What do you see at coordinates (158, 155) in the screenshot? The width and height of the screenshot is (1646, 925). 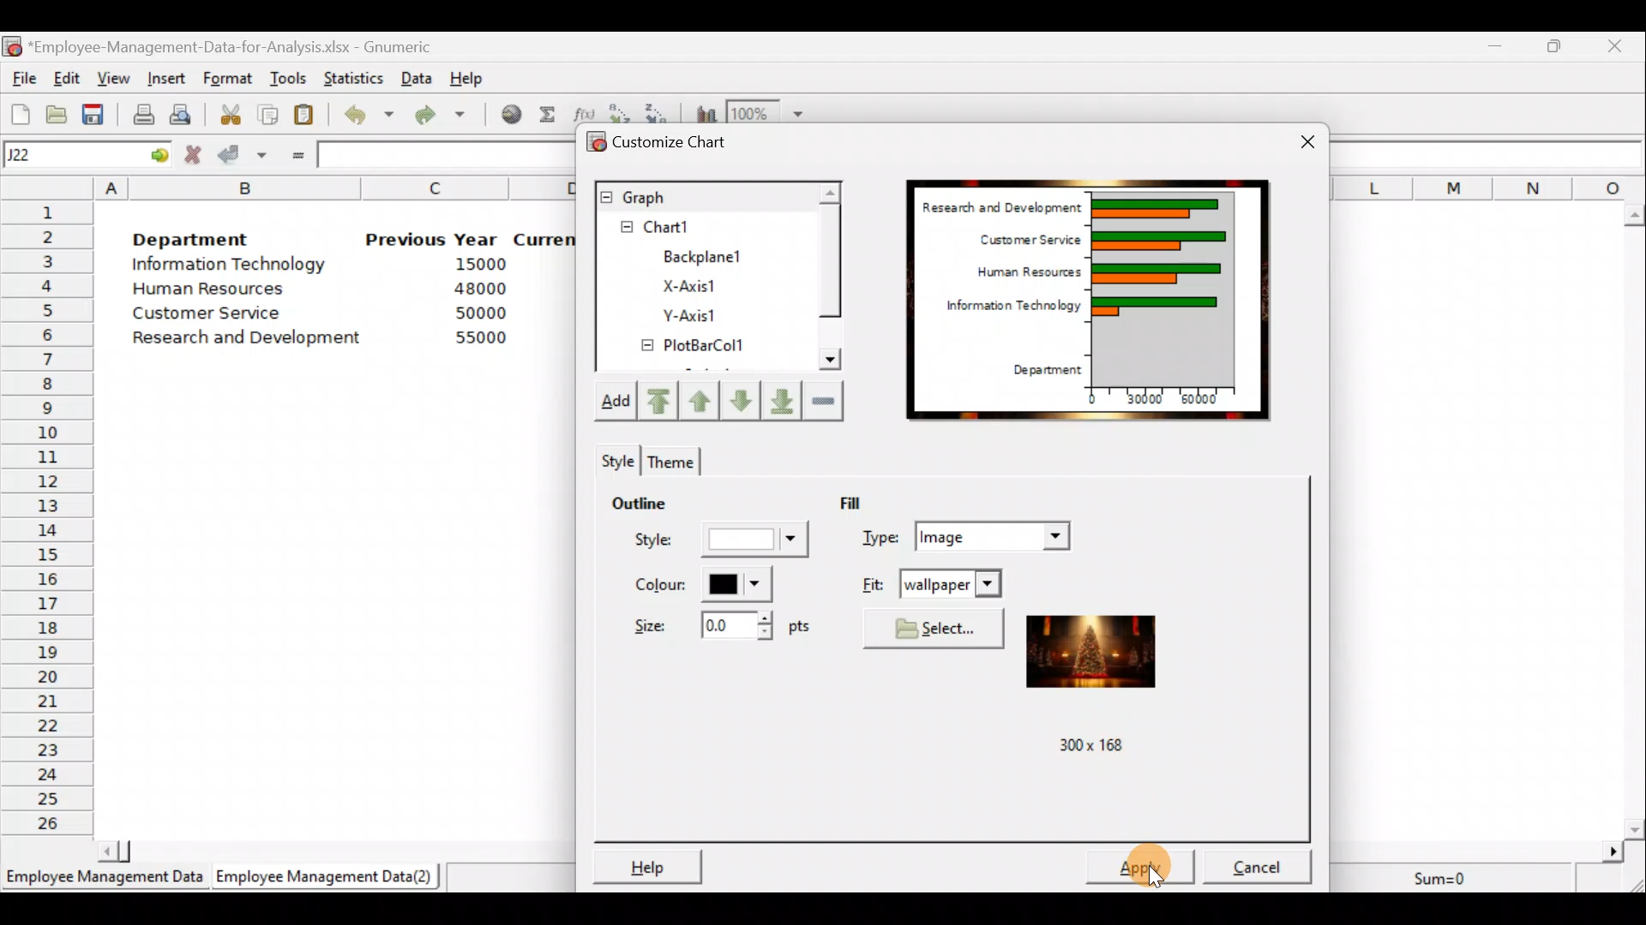 I see `go to` at bounding box center [158, 155].